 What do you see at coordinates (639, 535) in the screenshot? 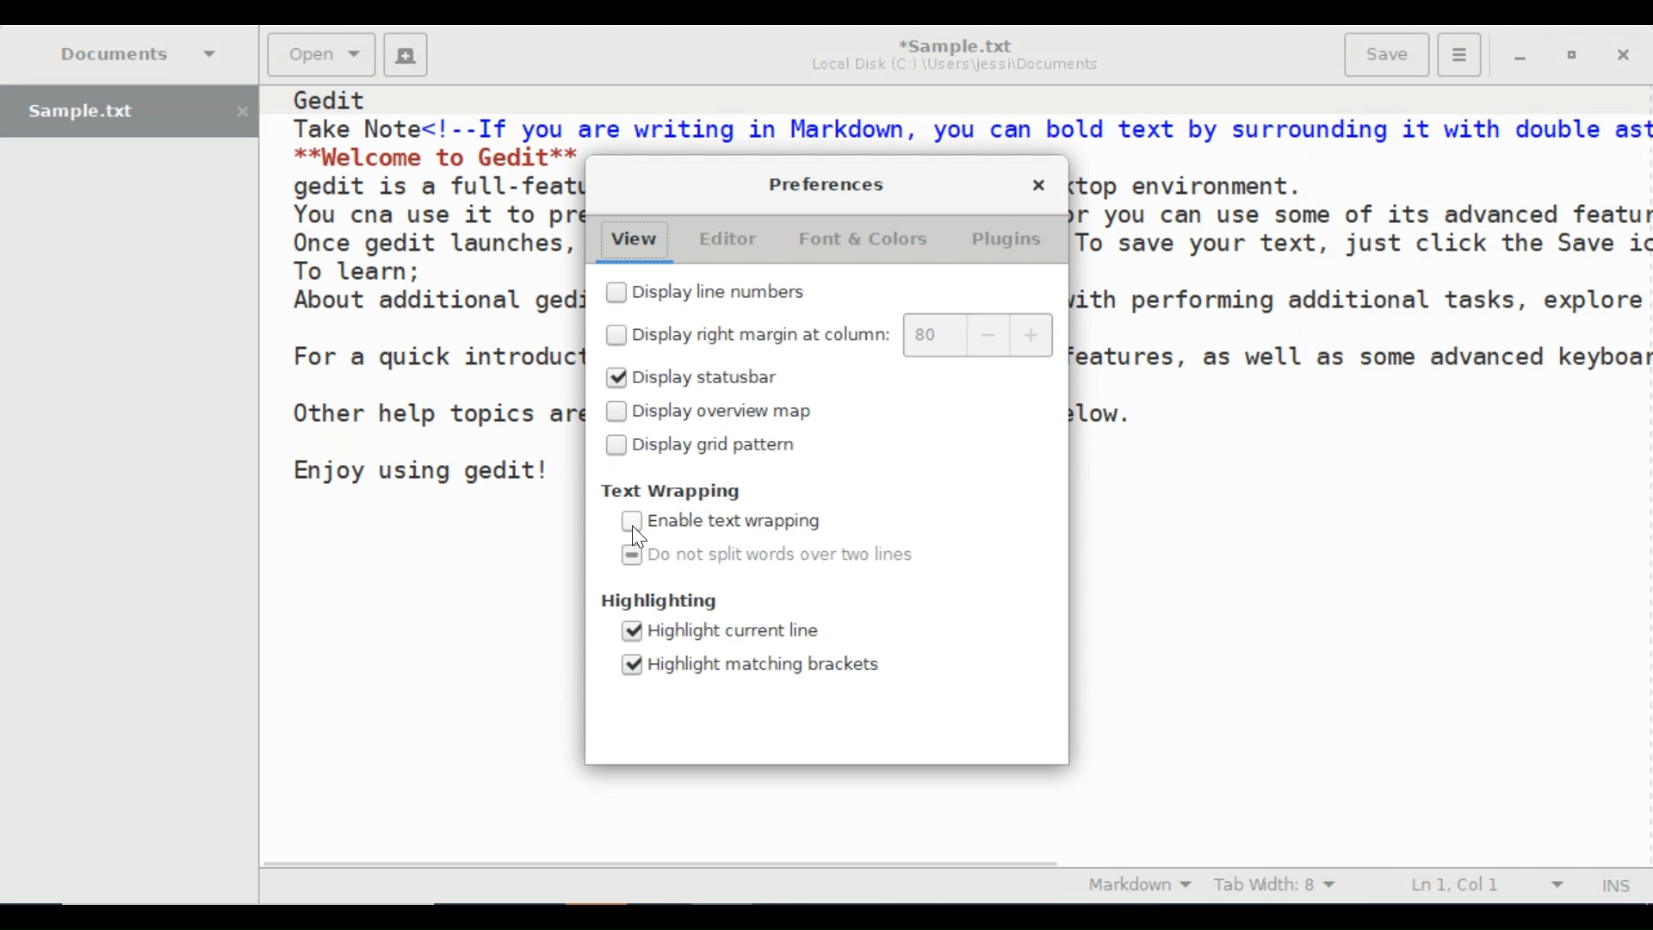
I see `Cursor` at bounding box center [639, 535].